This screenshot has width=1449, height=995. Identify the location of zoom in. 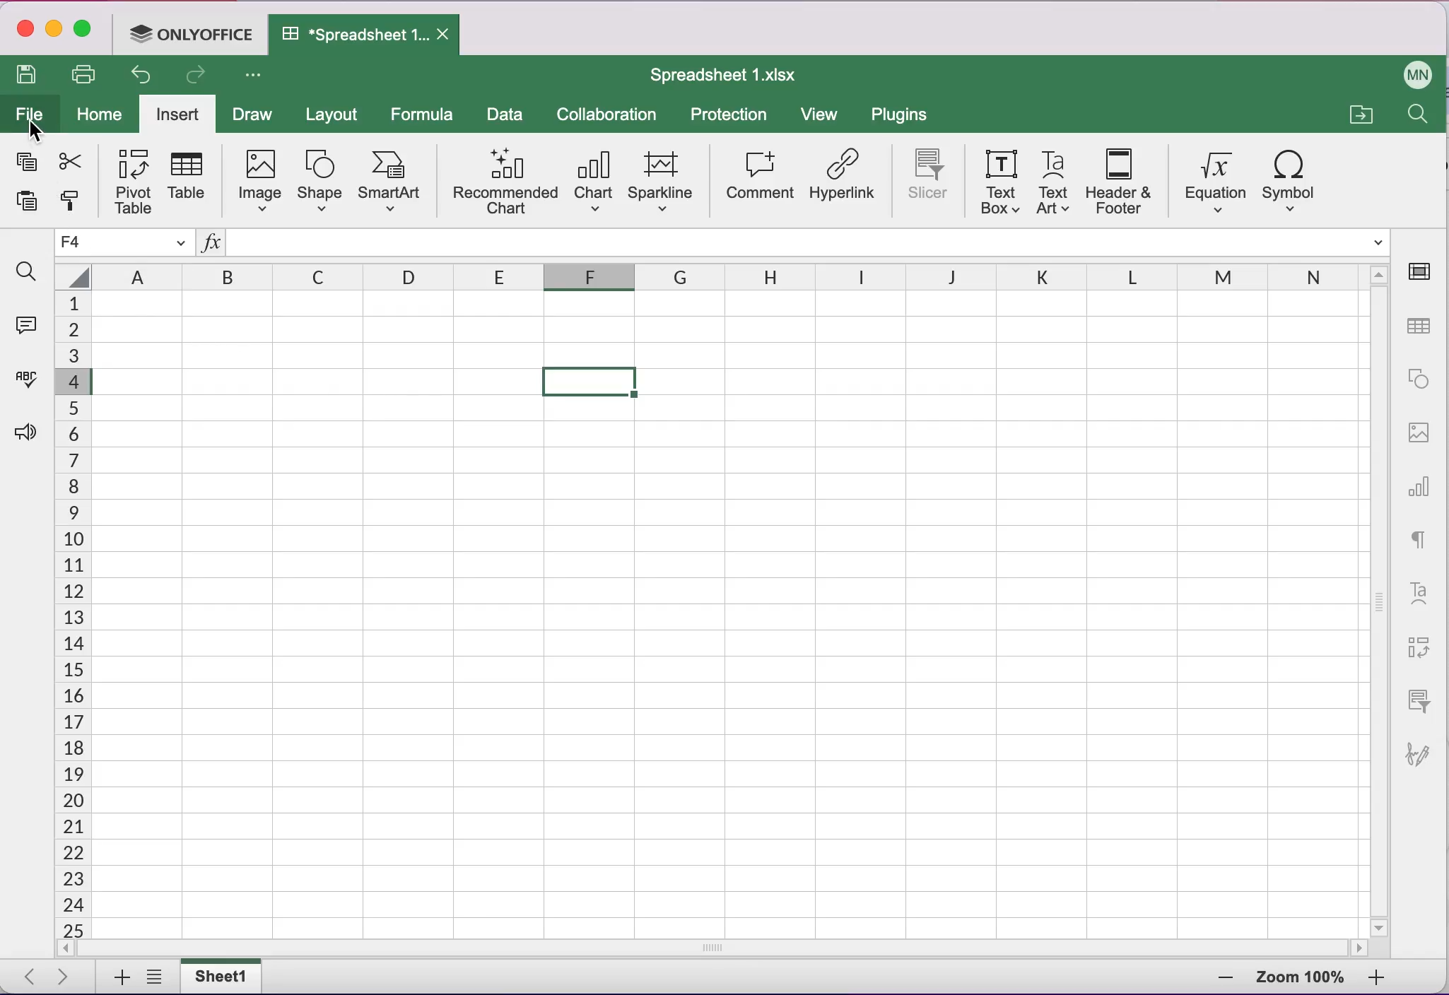
(1213, 979).